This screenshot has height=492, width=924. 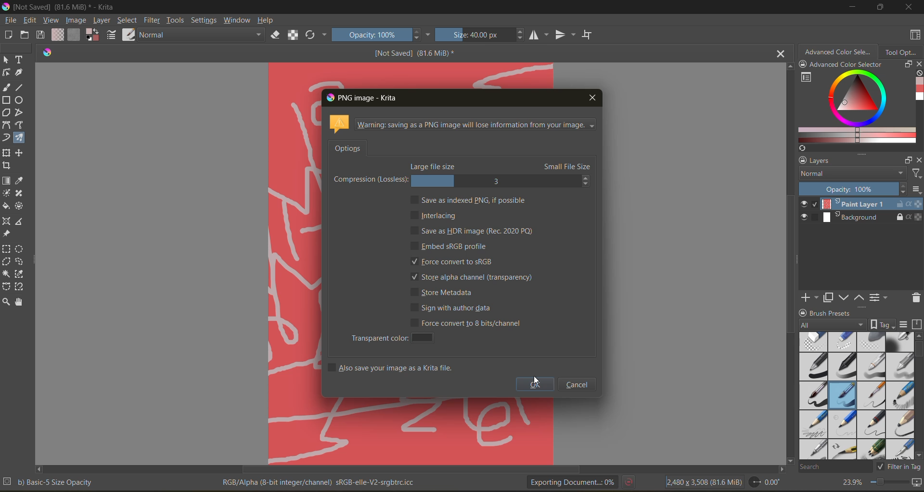 What do you see at coordinates (800, 160) in the screenshot?
I see `lock/unlock docker` at bounding box center [800, 160].